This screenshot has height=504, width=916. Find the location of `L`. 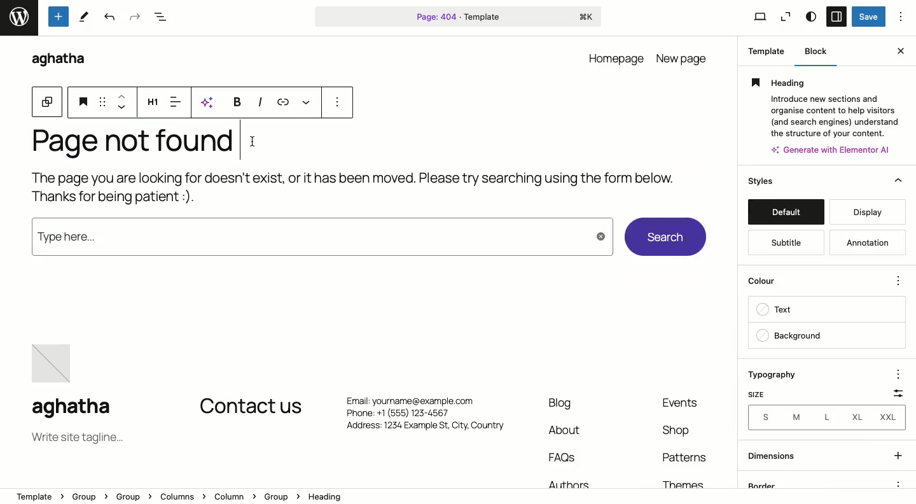

L is located at coordinates (828, 418).